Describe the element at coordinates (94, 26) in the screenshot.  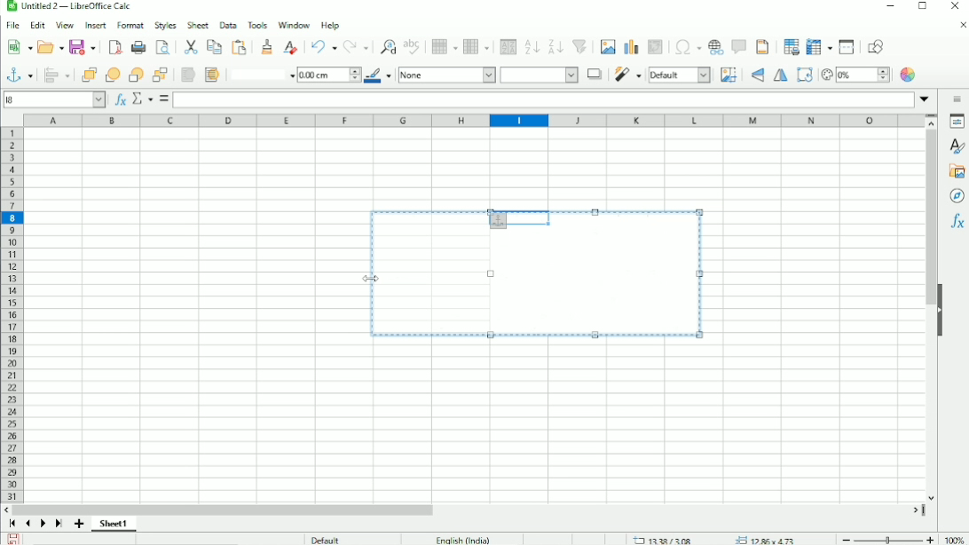
I see `Insert` at that location.